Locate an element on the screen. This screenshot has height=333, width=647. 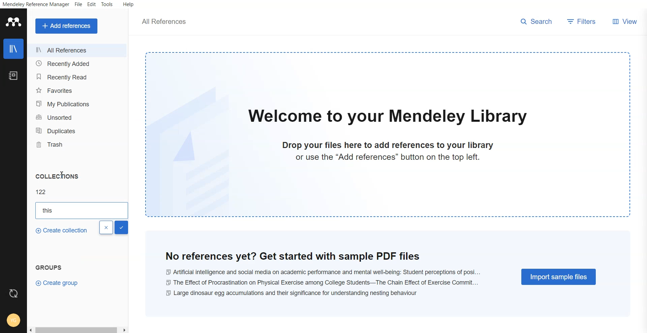
scroll right is located at coordinates (124, 330).